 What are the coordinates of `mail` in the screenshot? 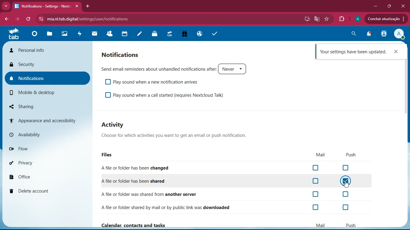 It's located at (93, 34).